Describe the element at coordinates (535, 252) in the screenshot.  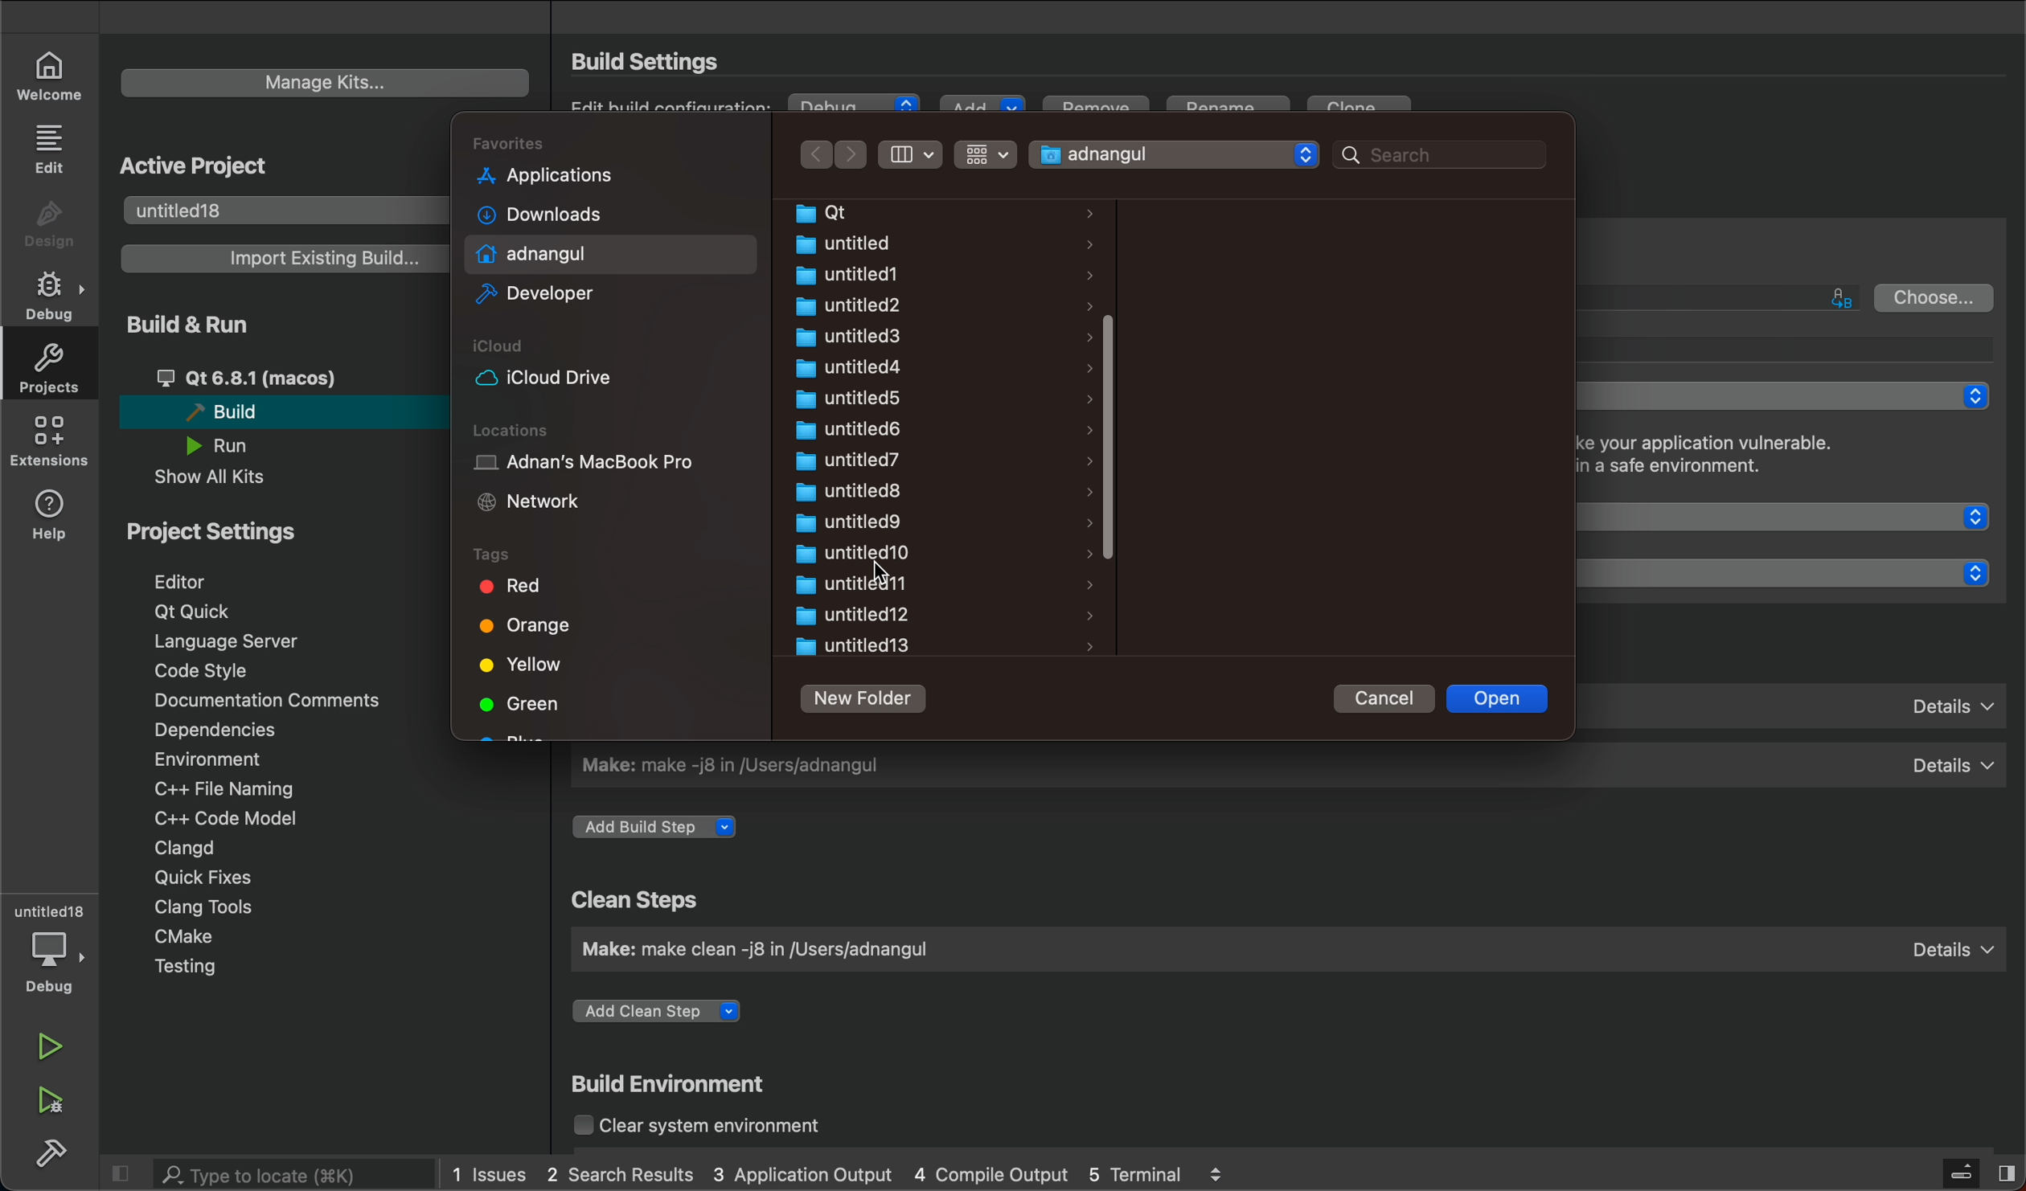
I see `adnangul` at that location.